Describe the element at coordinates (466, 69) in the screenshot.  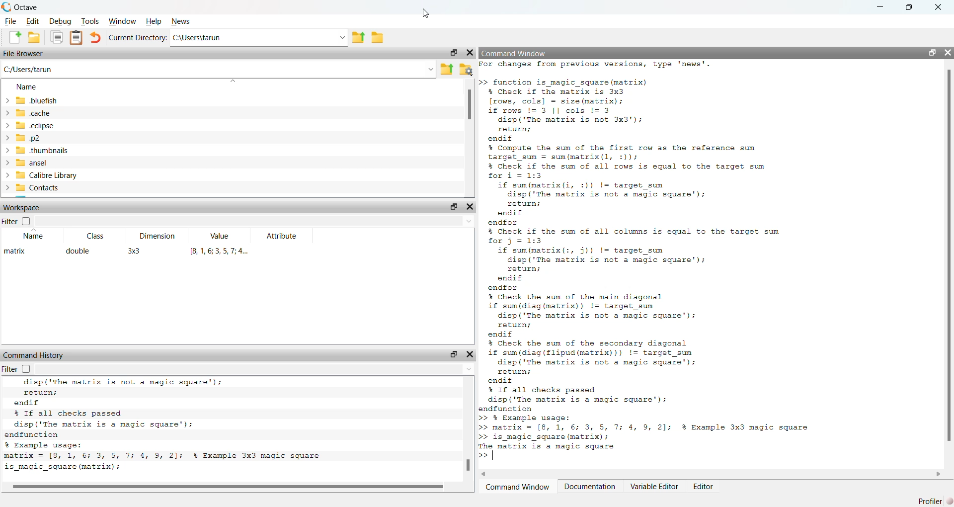
I see `folder settings` at that location.